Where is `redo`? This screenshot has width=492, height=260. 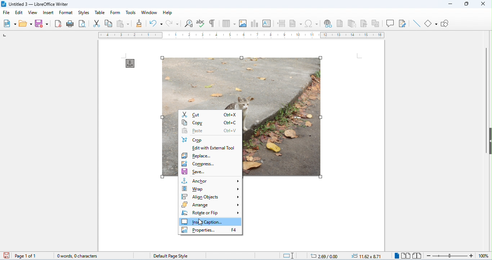
redo is located at coordinates (171, 23).